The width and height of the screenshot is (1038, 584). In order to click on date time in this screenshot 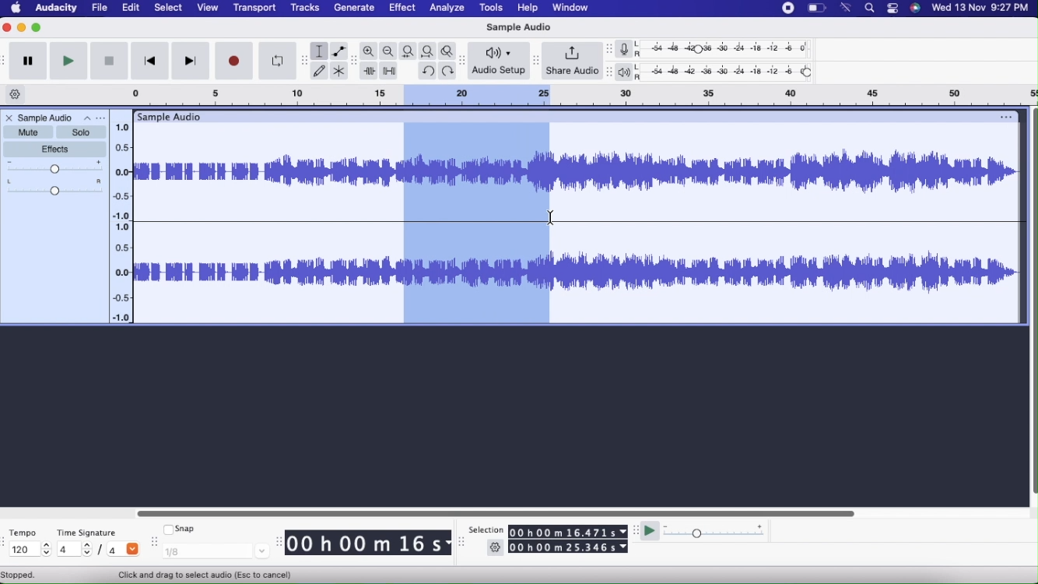, I will do `click(980, 7)`.